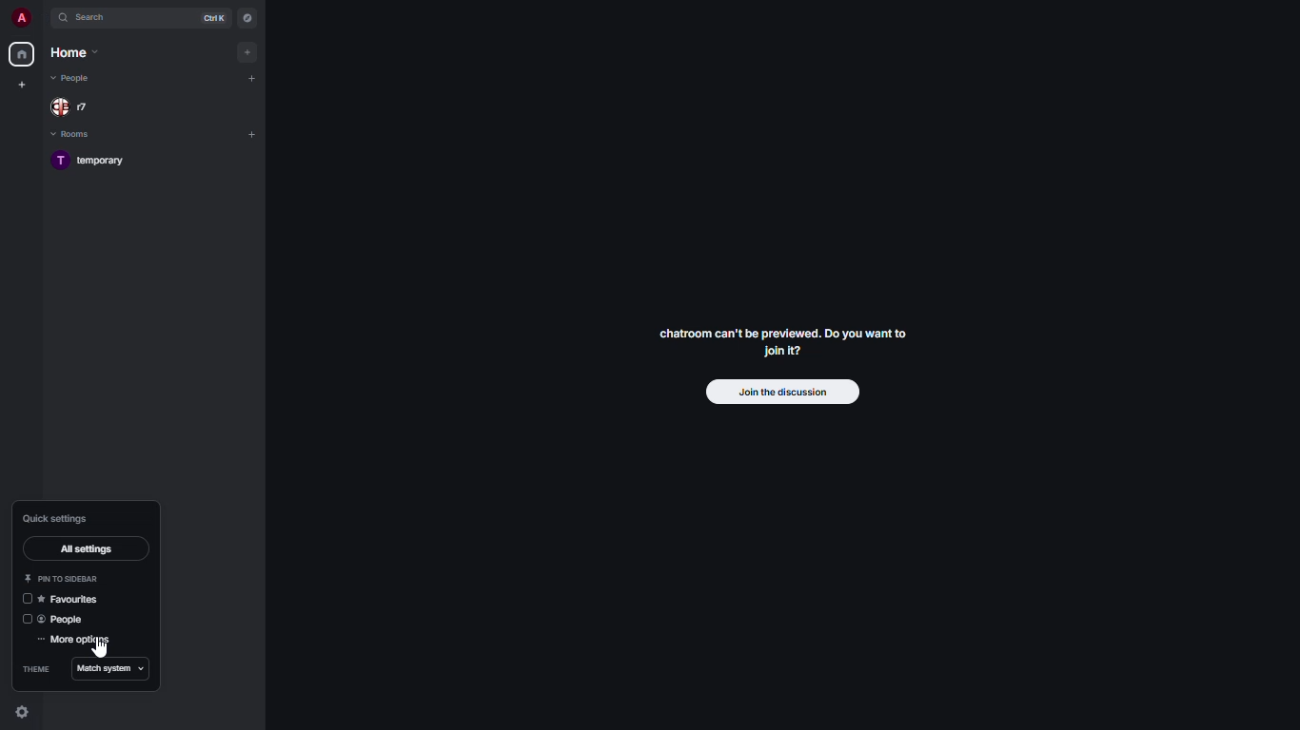 Image resolution: width=1300 pixels, height=730 pixels. I want to click on search, so click(91, 17).